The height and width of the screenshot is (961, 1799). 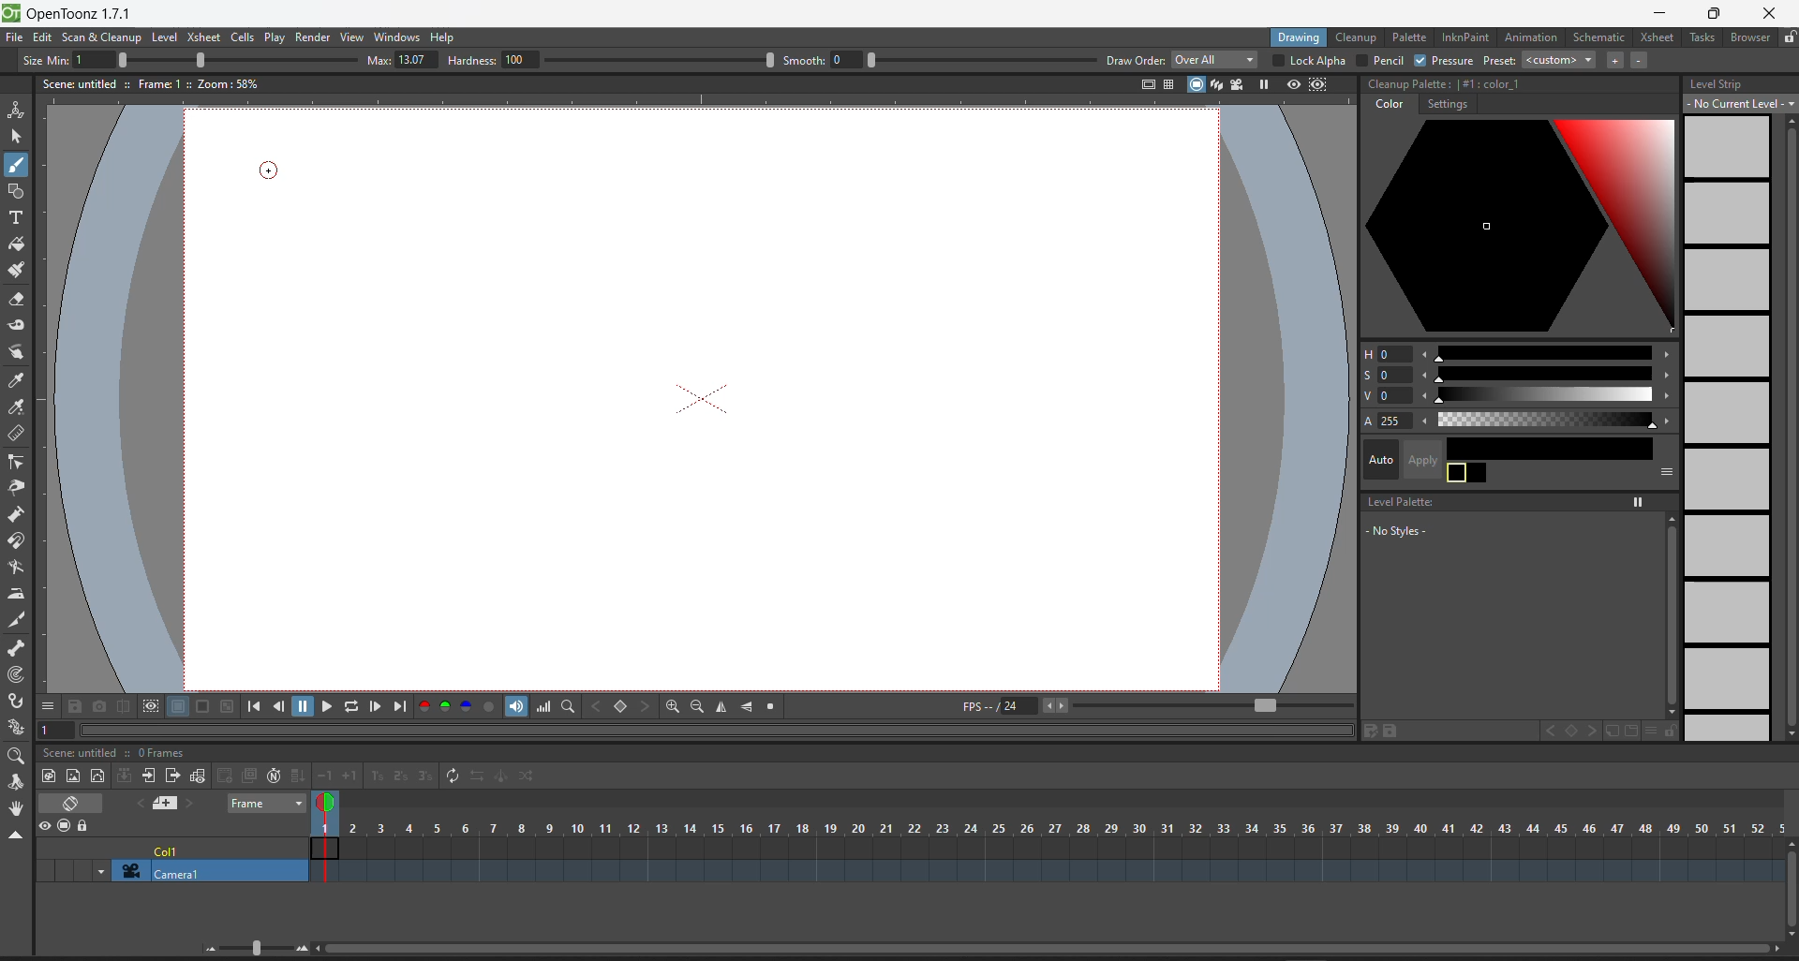 What do you see at coordinates (568, 707) in the screenshot?
I see `locator` at bounding box center [568, 707].